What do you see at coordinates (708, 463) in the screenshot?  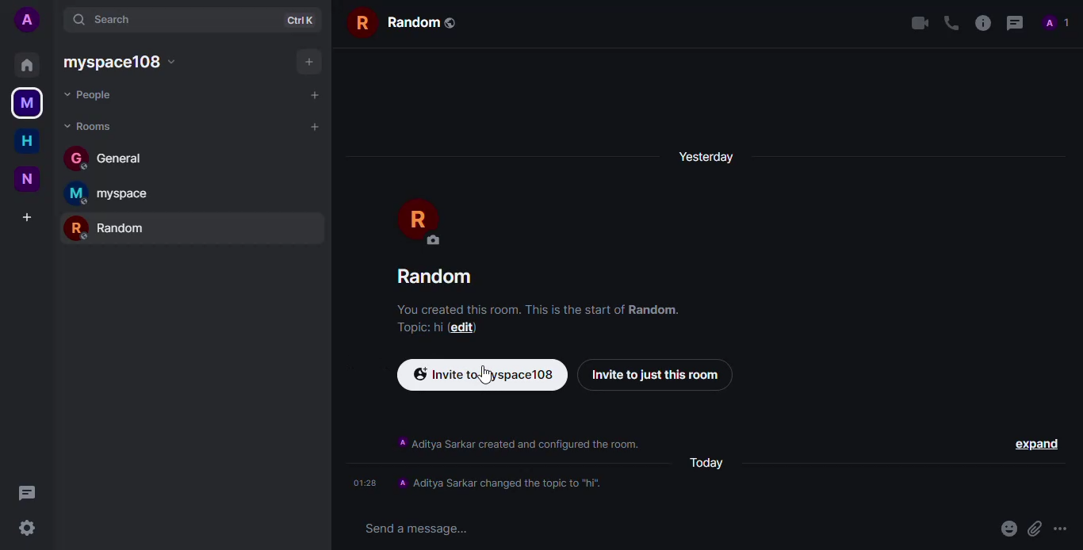 I see `today` at bounding box center [708, 463].